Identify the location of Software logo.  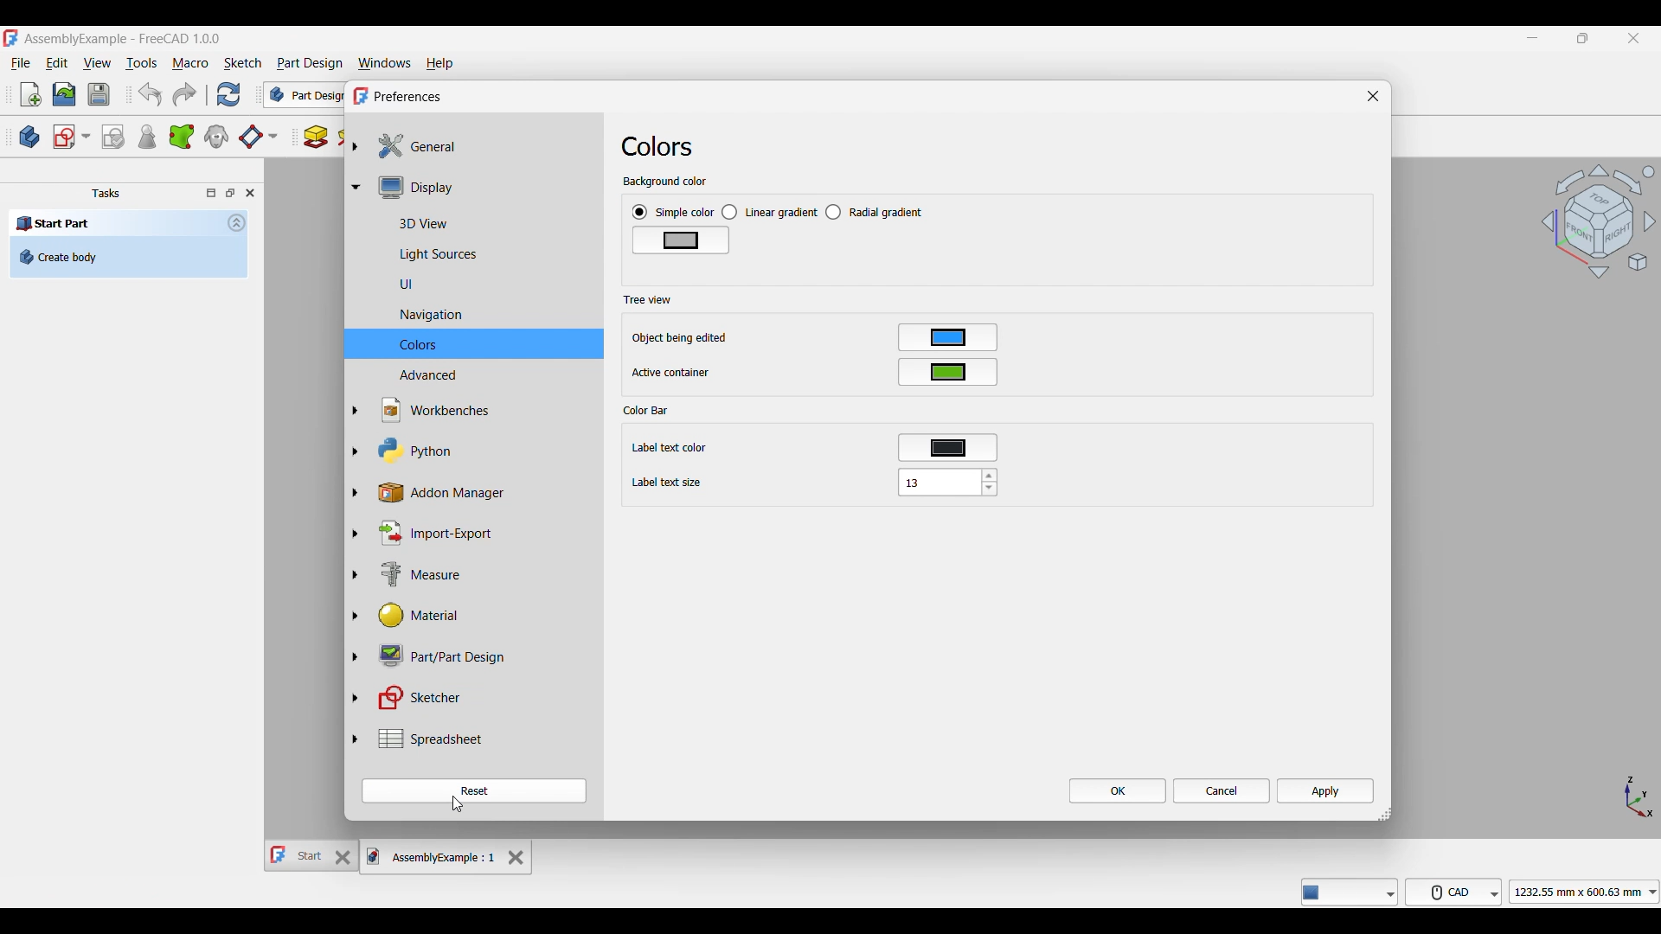
(10, 37).